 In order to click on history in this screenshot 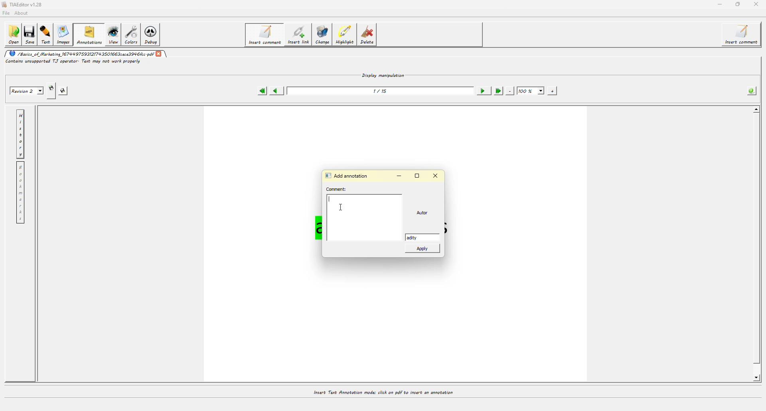, I will do `click(20, 134)`.